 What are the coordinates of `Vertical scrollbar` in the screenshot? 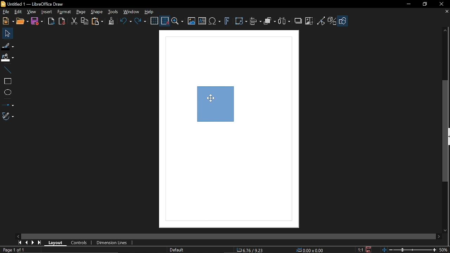 It's located at (446, 132).